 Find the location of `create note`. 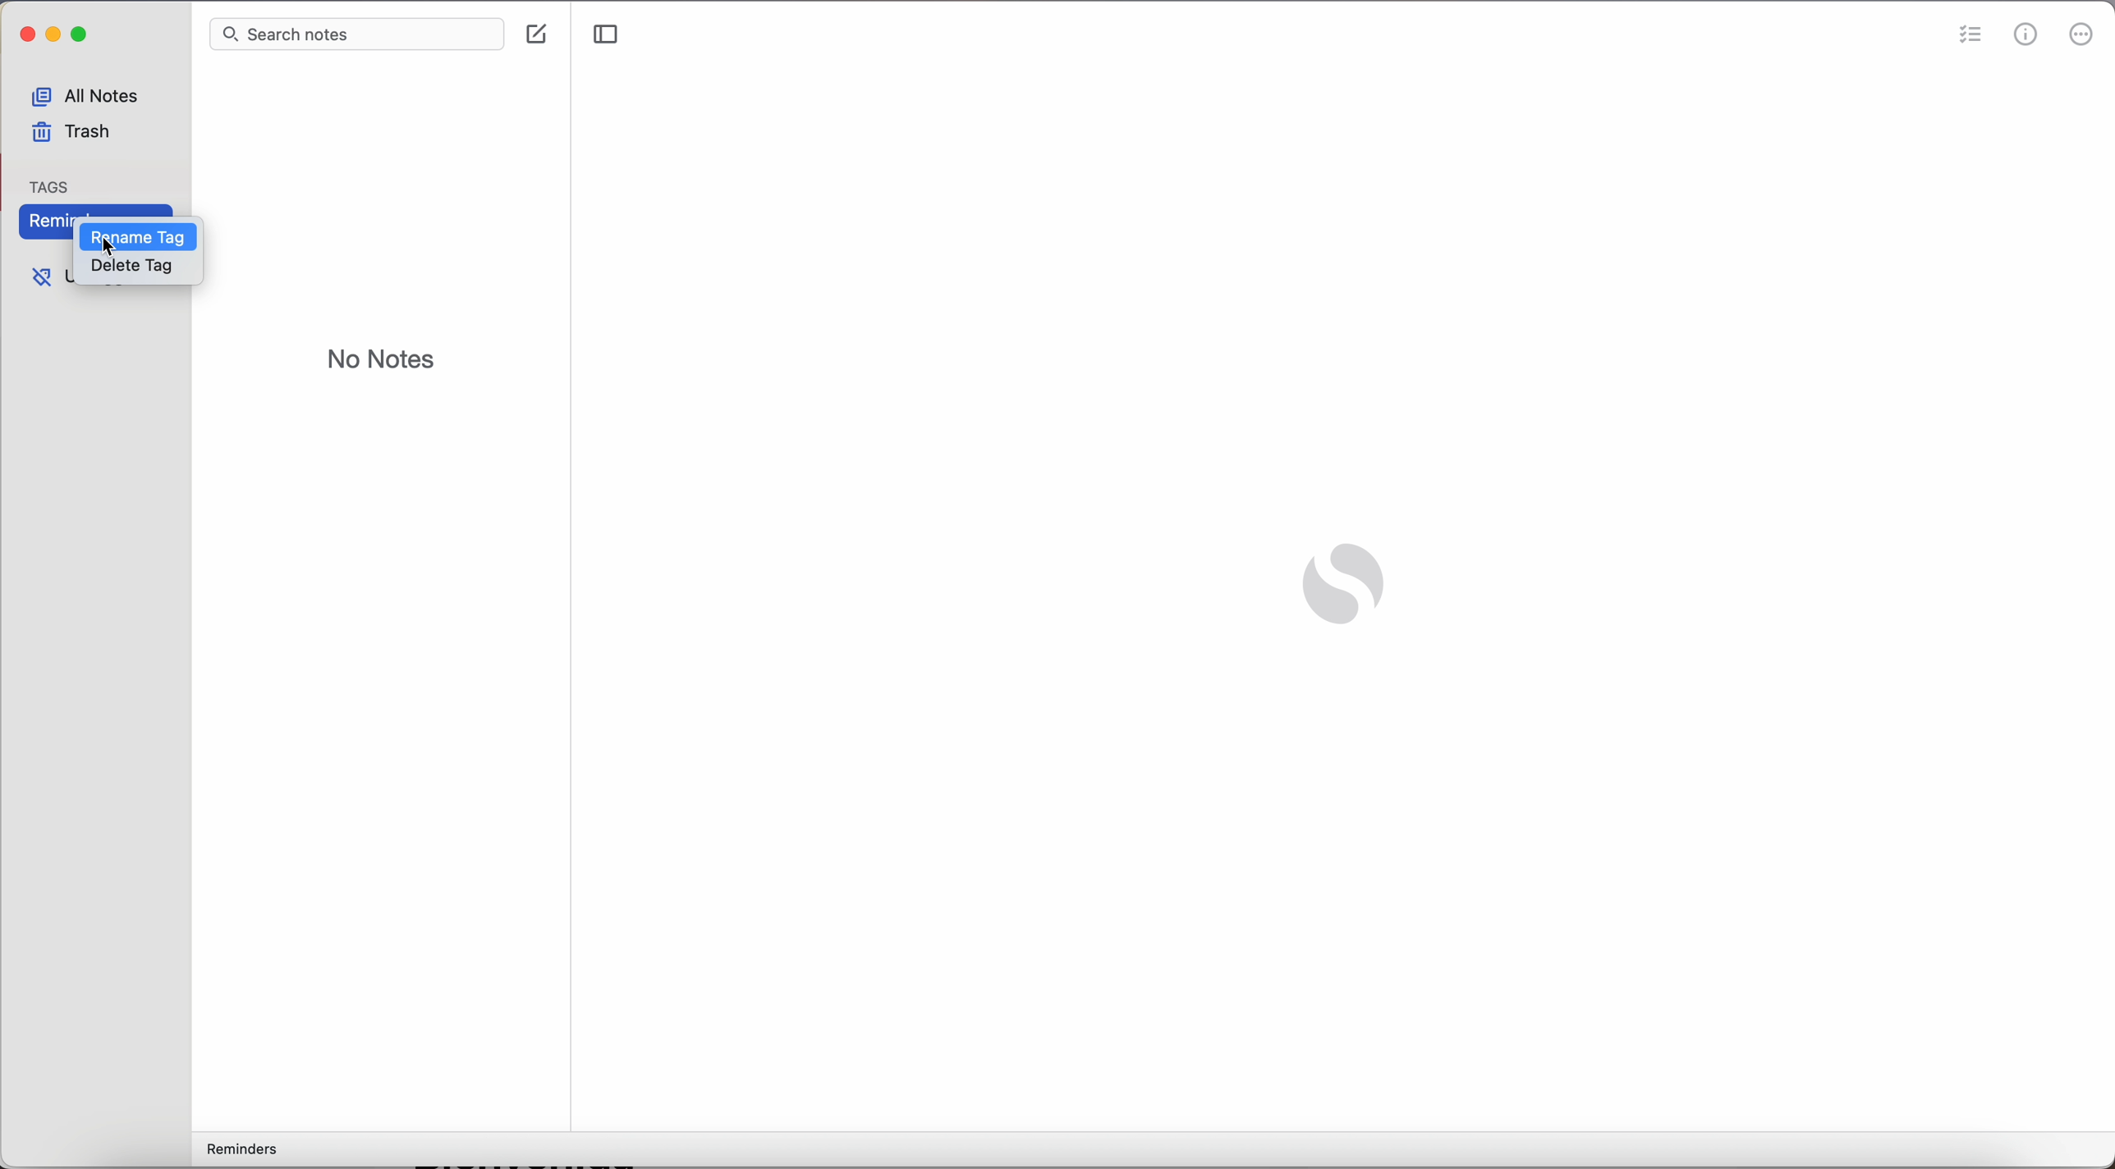

create note is located at coordinates (539, 34).